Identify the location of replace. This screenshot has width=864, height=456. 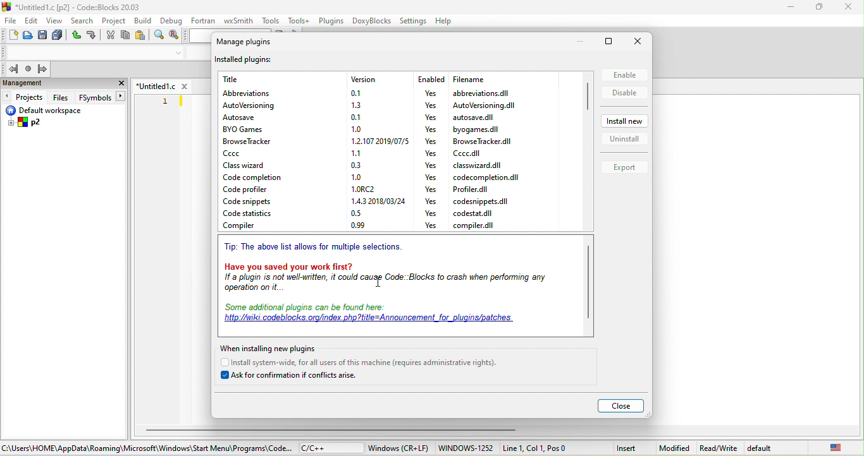
(175, 37).